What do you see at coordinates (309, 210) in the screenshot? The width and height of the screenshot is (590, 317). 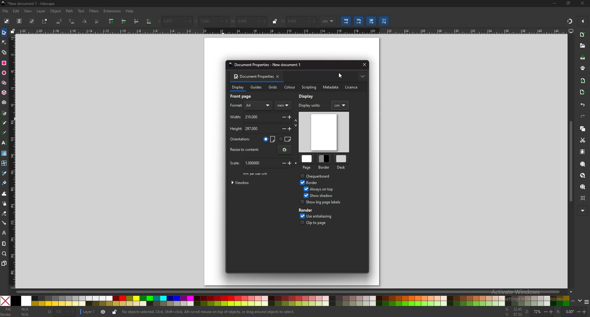 I see `render` at bounding box center [309, 210].